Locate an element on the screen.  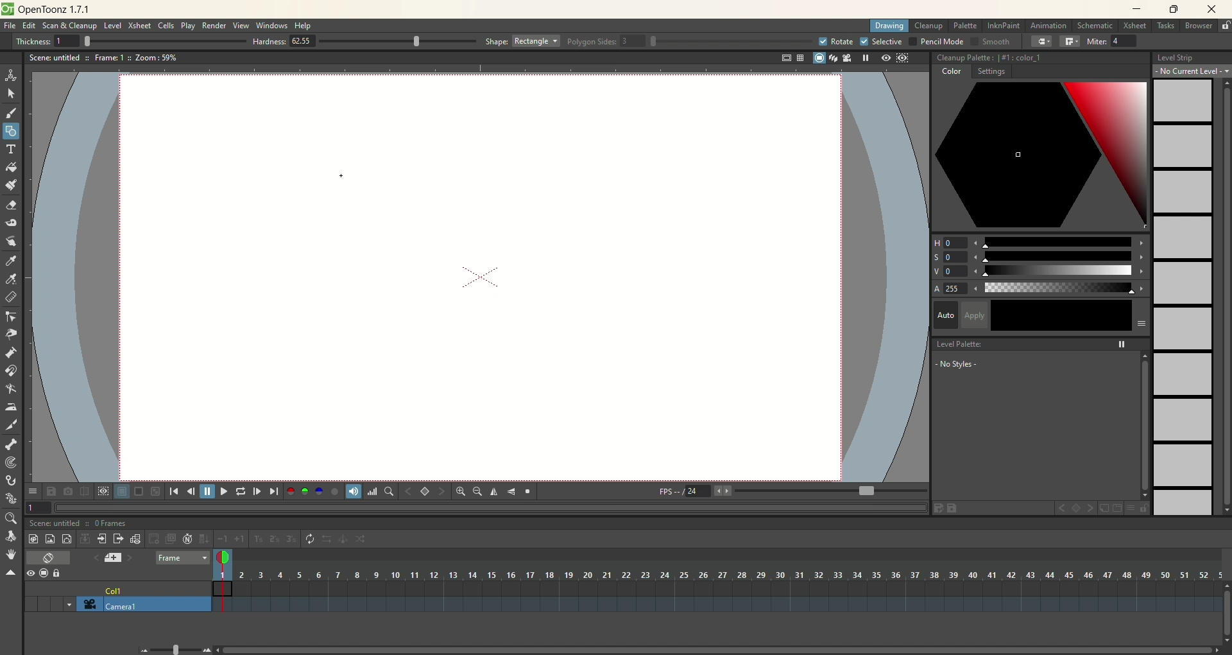
pump  is located at coordinates (10, 352).